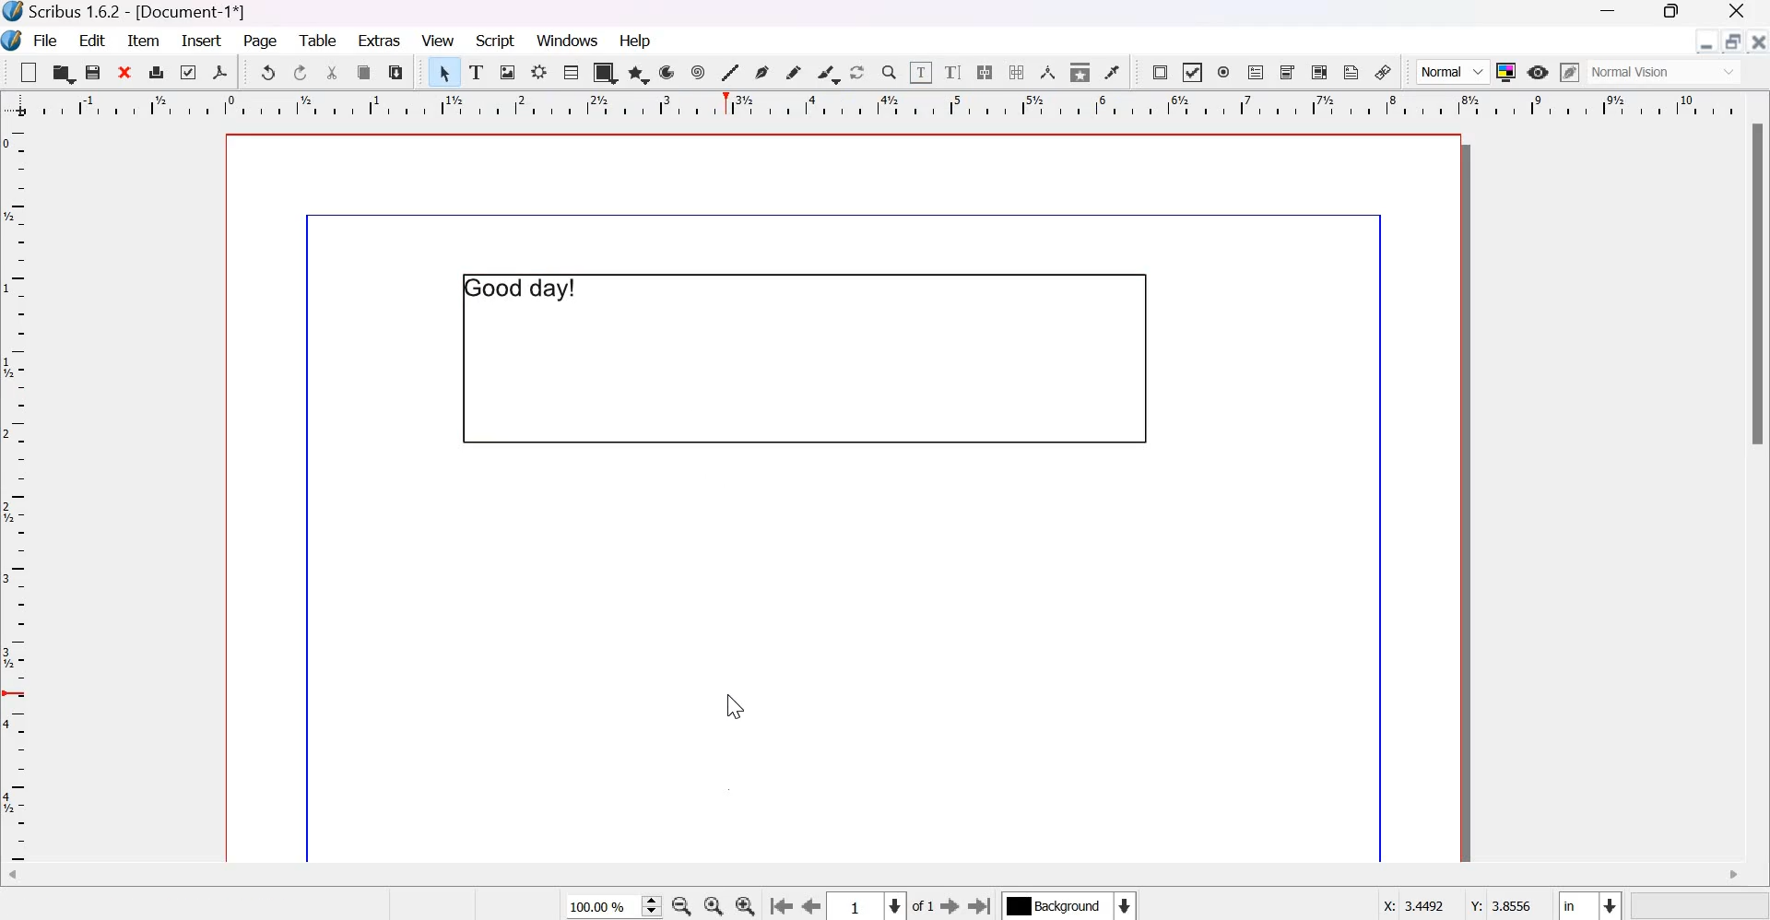 Image resolution: width=1770 pixels, height=920 pixels. What do you see at coordinates (1256, 74) in the screenshot?
I see `PDF text field` at bounding box center [1256, 74].